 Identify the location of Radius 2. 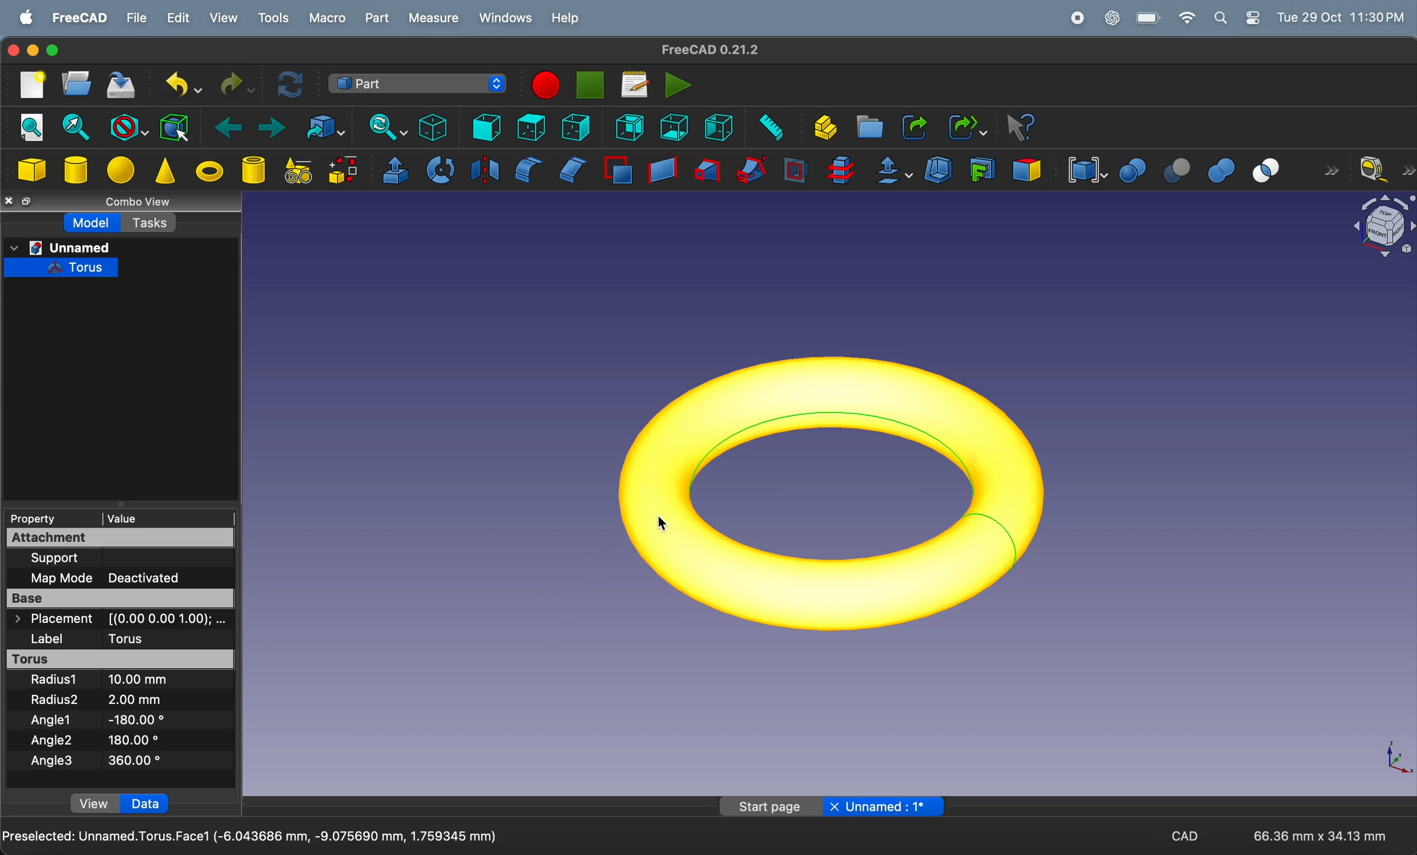
(53, 699).